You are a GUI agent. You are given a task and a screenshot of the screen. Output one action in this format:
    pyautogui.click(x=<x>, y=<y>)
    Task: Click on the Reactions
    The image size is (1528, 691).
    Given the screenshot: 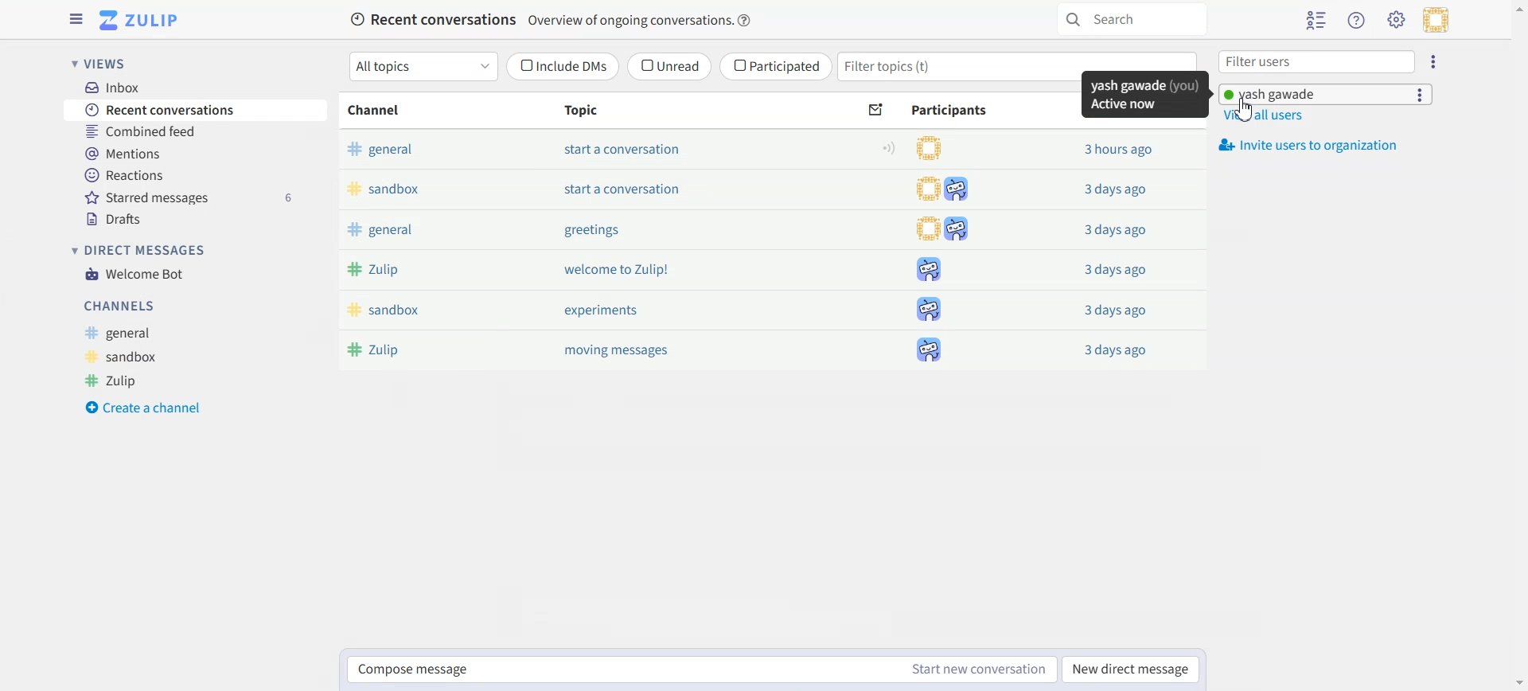 What is the action you would take?
    pyautogui.click(x=124, y=178)
    